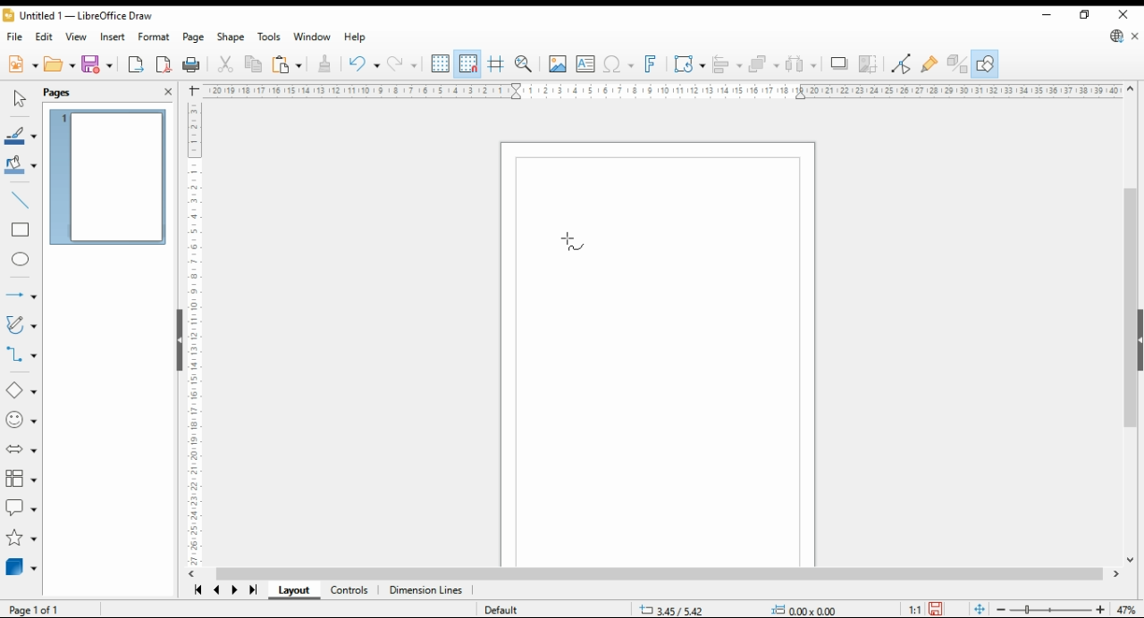  Describe the element at coordinates (16, 37) in the screenshot. I see `file` at that location.